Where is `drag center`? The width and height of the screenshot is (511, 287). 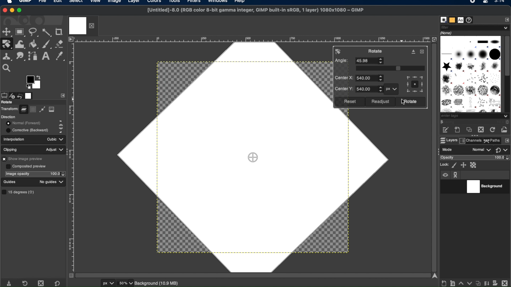 drag center is located at coordinates (253, 158).